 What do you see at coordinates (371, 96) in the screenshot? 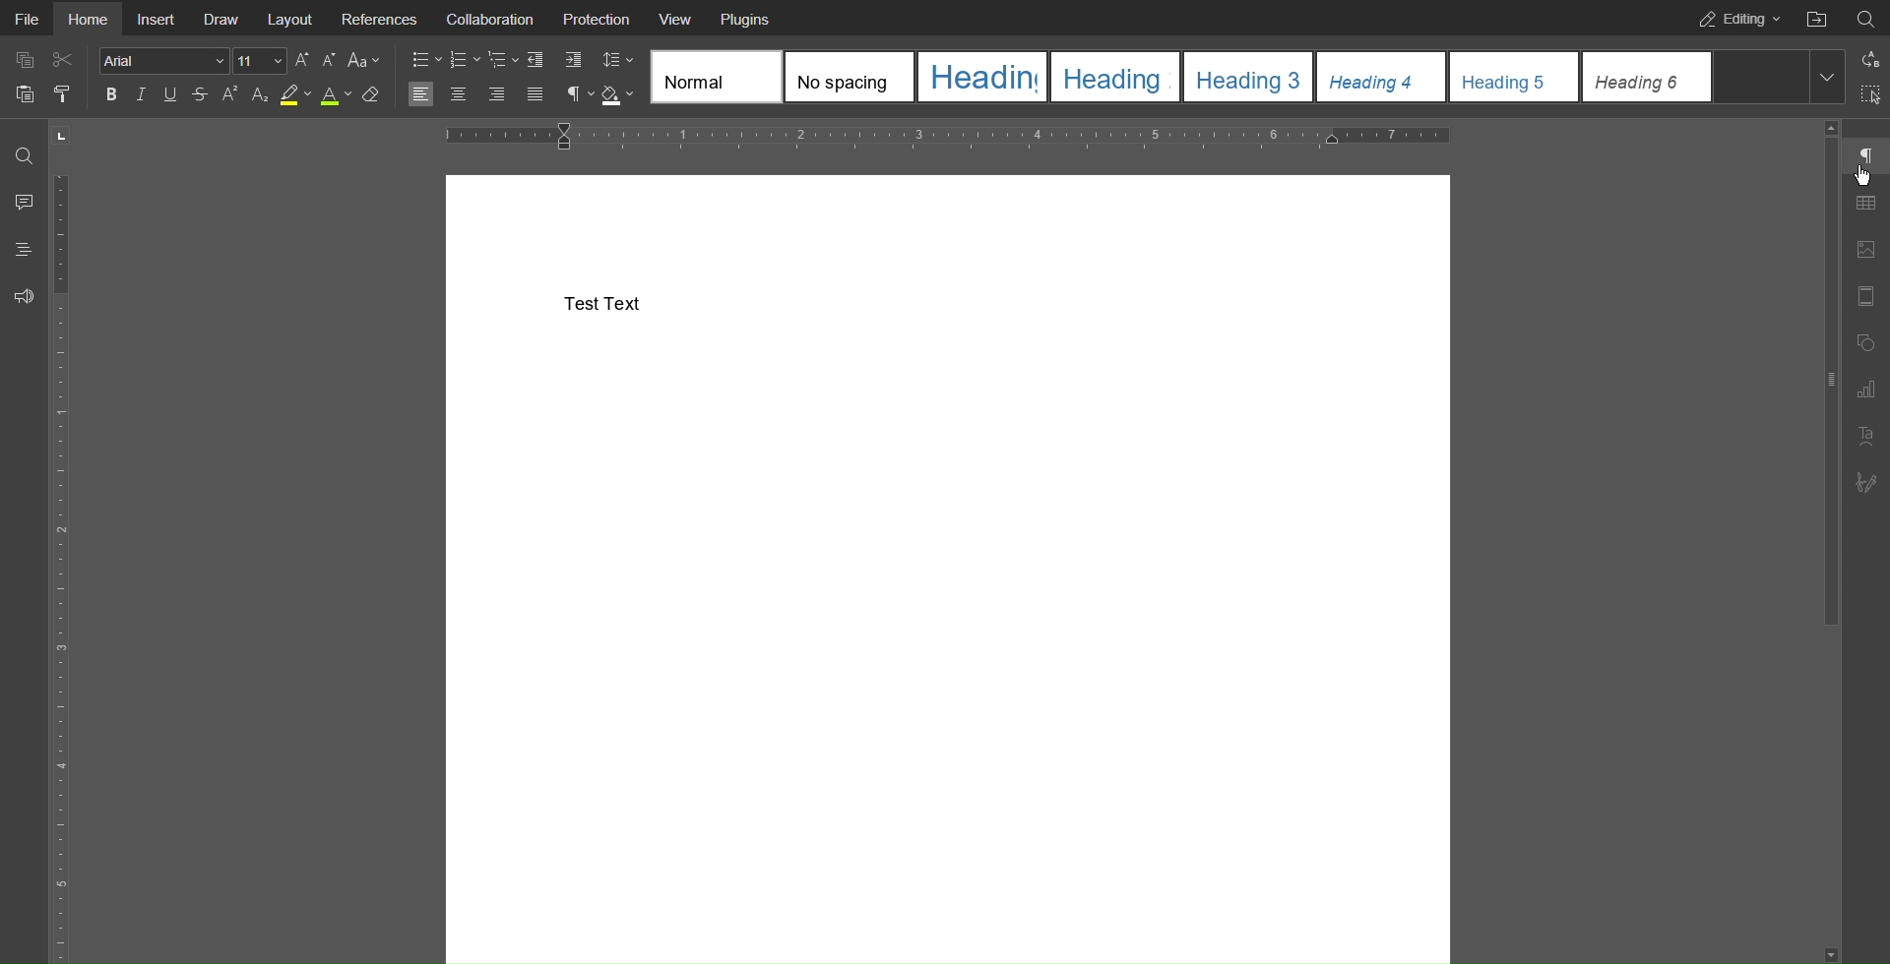
I see `Erase` at bounding box center [371, 96].